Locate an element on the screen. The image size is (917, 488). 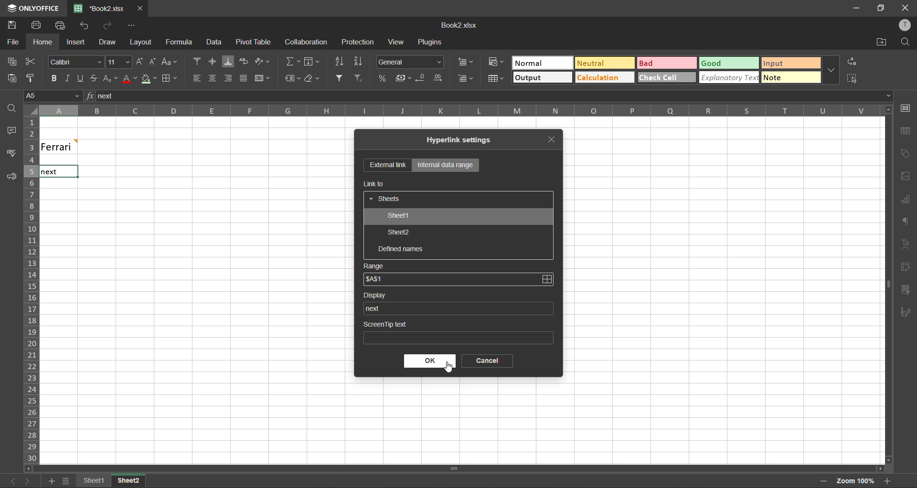
Book2.xlsx is located at coordinates (458, 26).